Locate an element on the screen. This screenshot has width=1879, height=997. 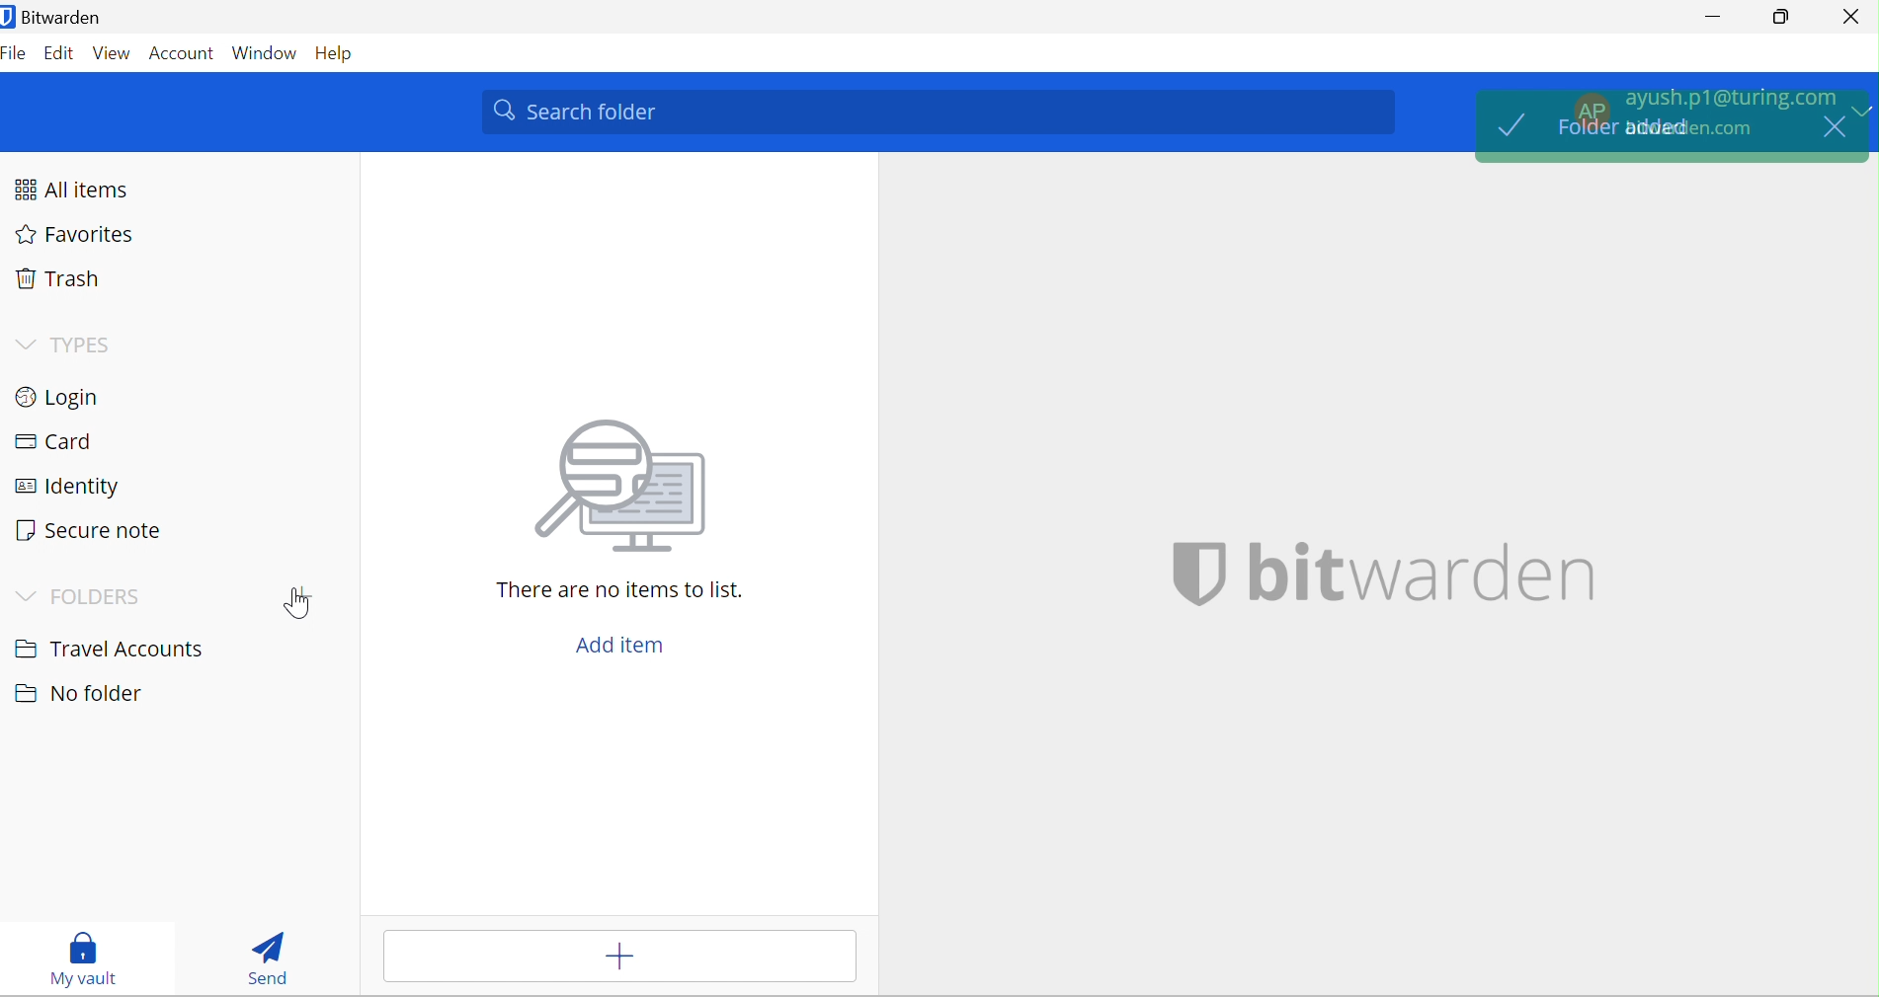
Restore Down is located at coordinates (1784, 16).